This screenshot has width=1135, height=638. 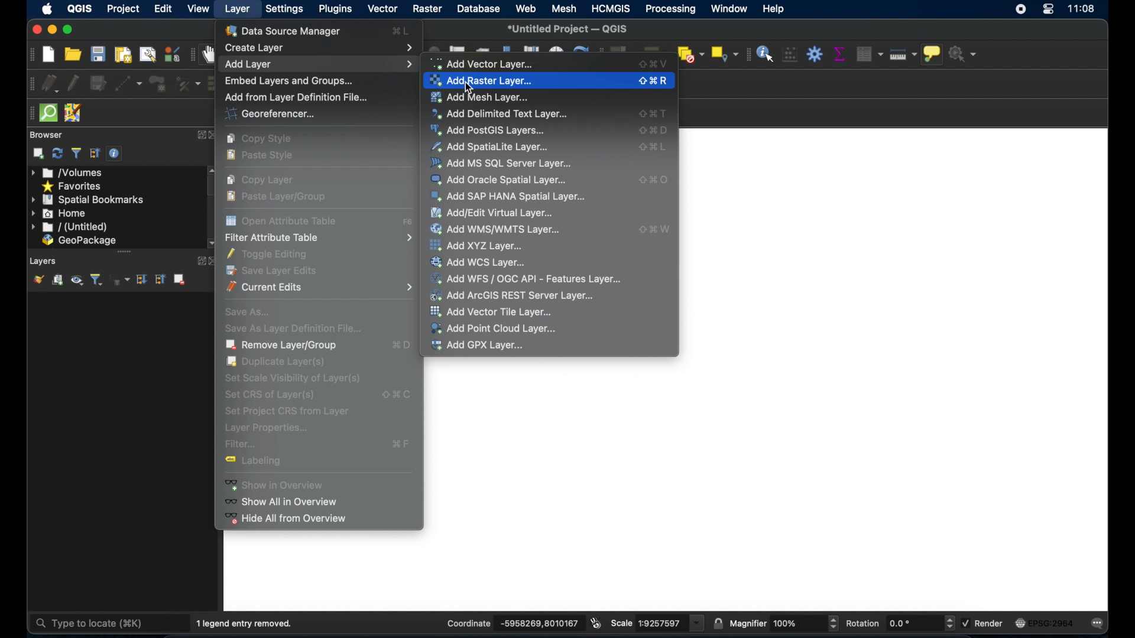 I want to click on add from layer definition file, so click(x=295, y=96).